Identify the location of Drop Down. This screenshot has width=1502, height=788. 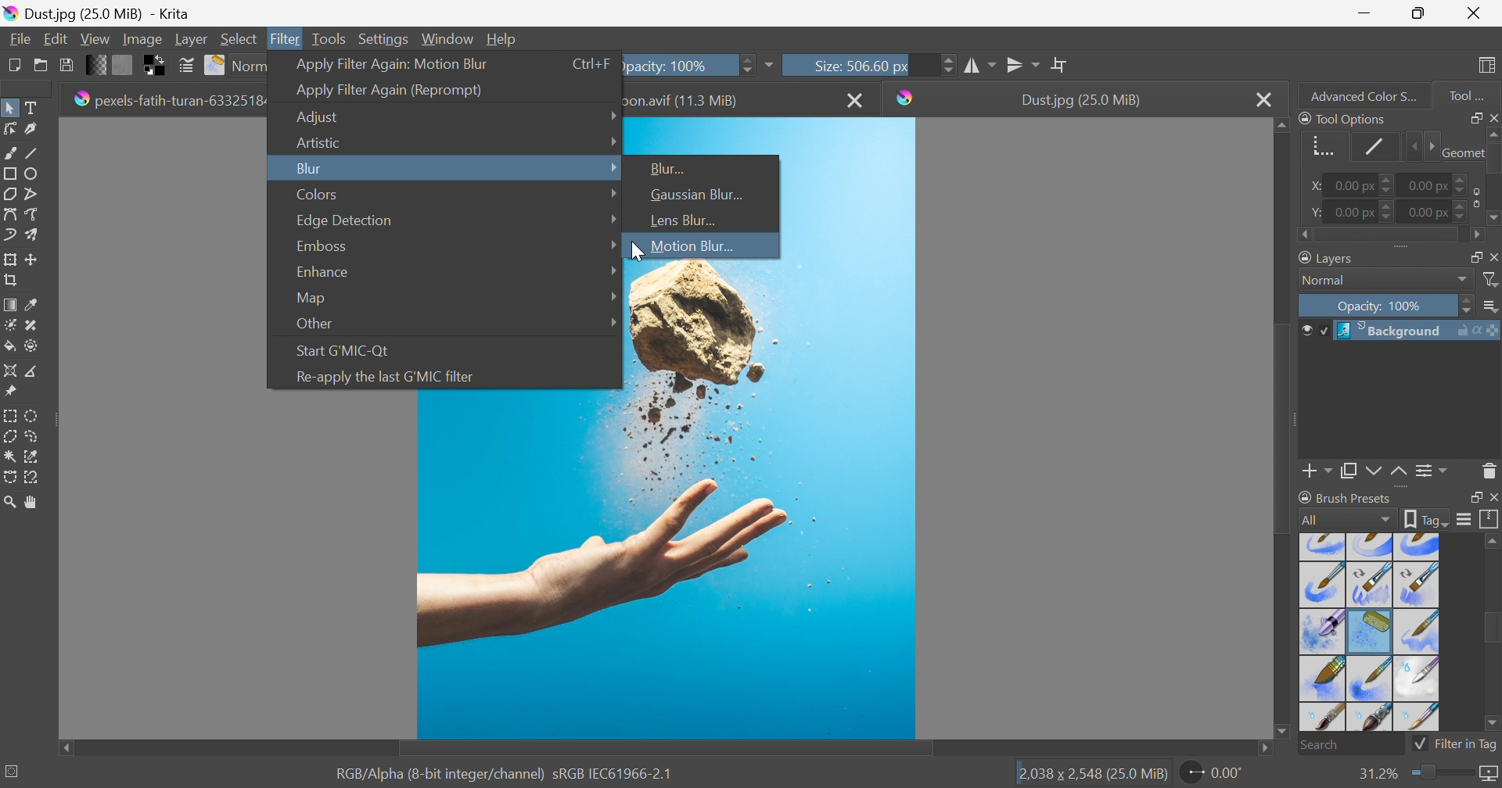
(611, 113).